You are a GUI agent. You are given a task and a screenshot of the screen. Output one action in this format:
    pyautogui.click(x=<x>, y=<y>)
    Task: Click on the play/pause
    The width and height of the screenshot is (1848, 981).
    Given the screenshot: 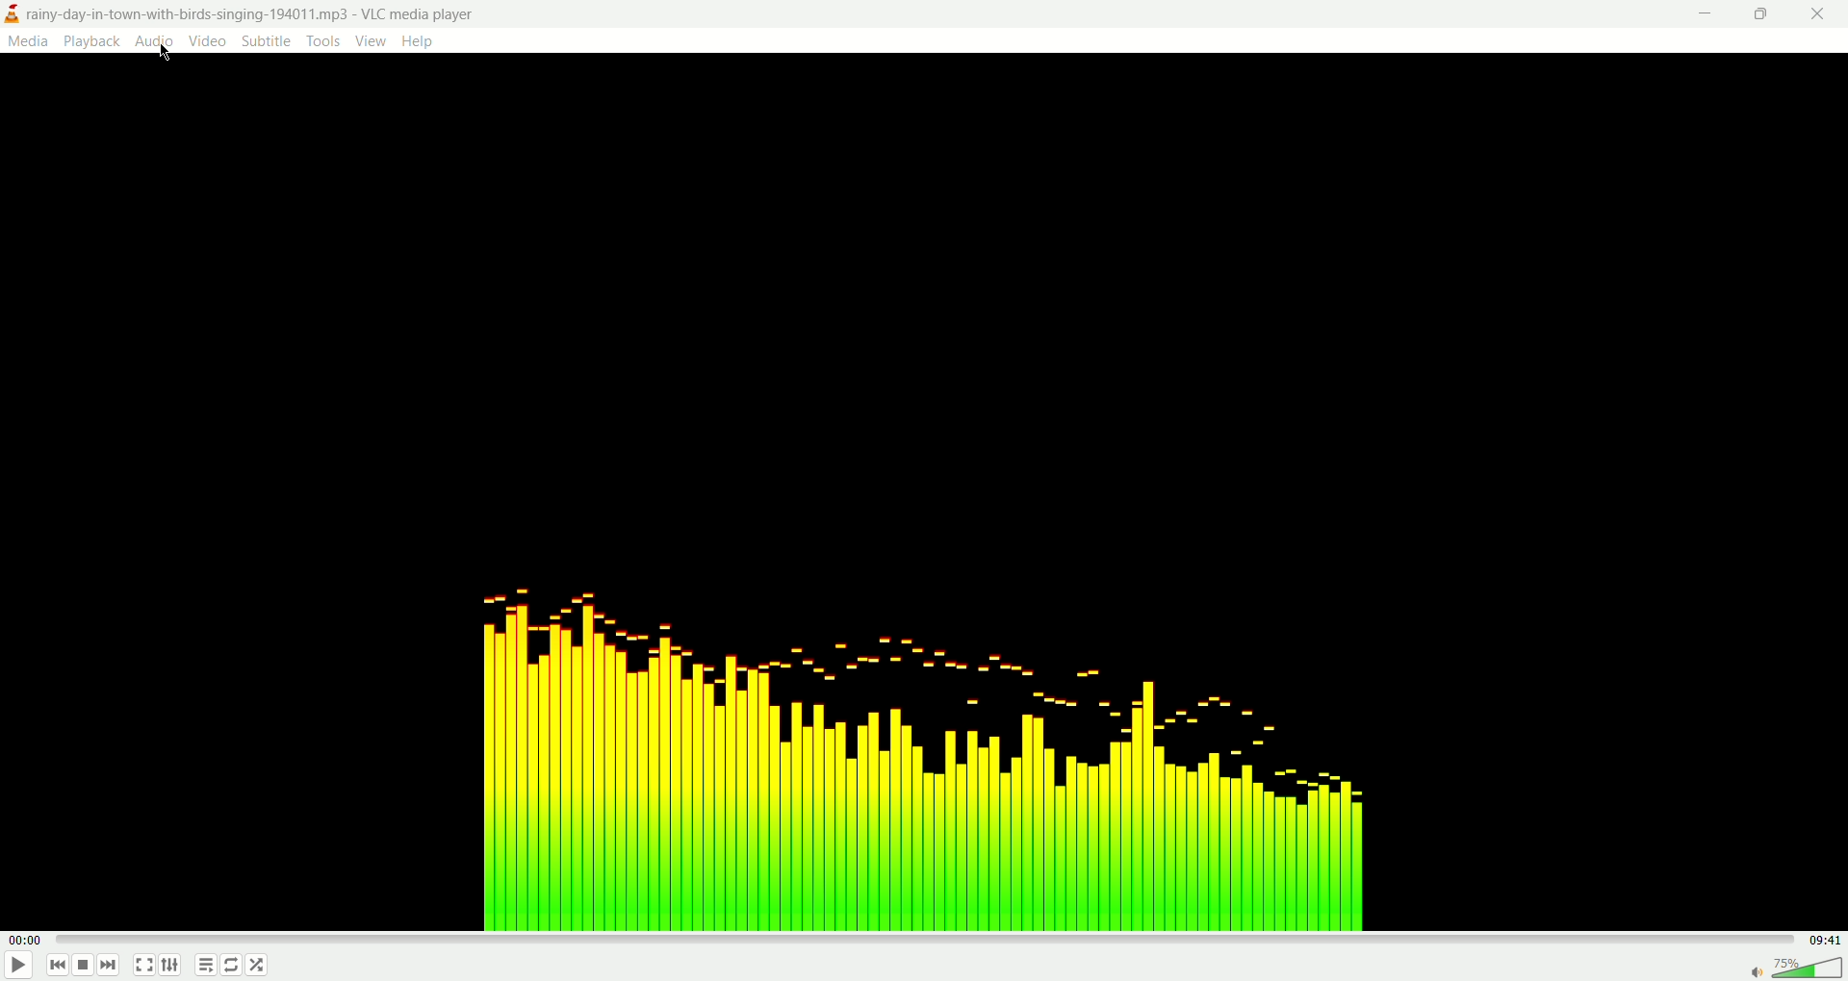 What is the action you would take?
    pyautogui.click(x=18, y=967)
    